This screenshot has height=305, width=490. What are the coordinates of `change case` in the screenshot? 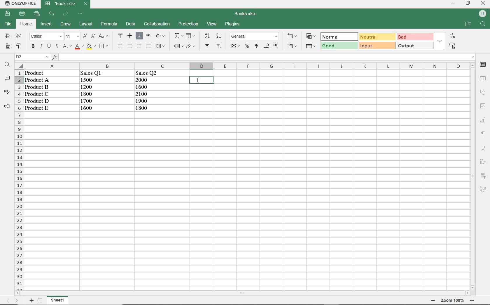 It's located at (104, 36).